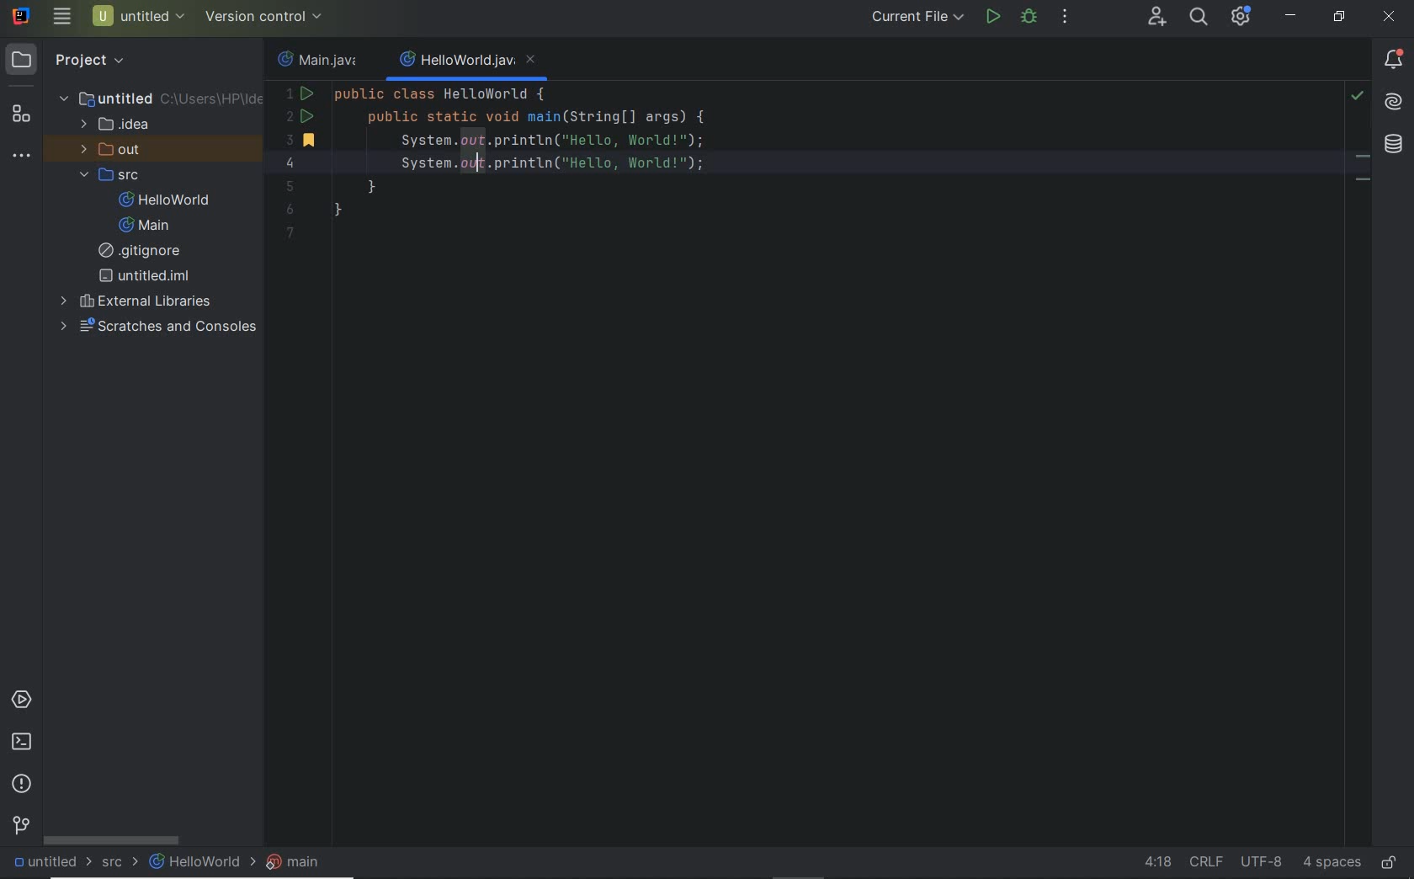 This screenshot has height=879, width=1414. Describe the element at coordinates (1390, 860) in the screenshot. I see `Edit or read only` at that location.